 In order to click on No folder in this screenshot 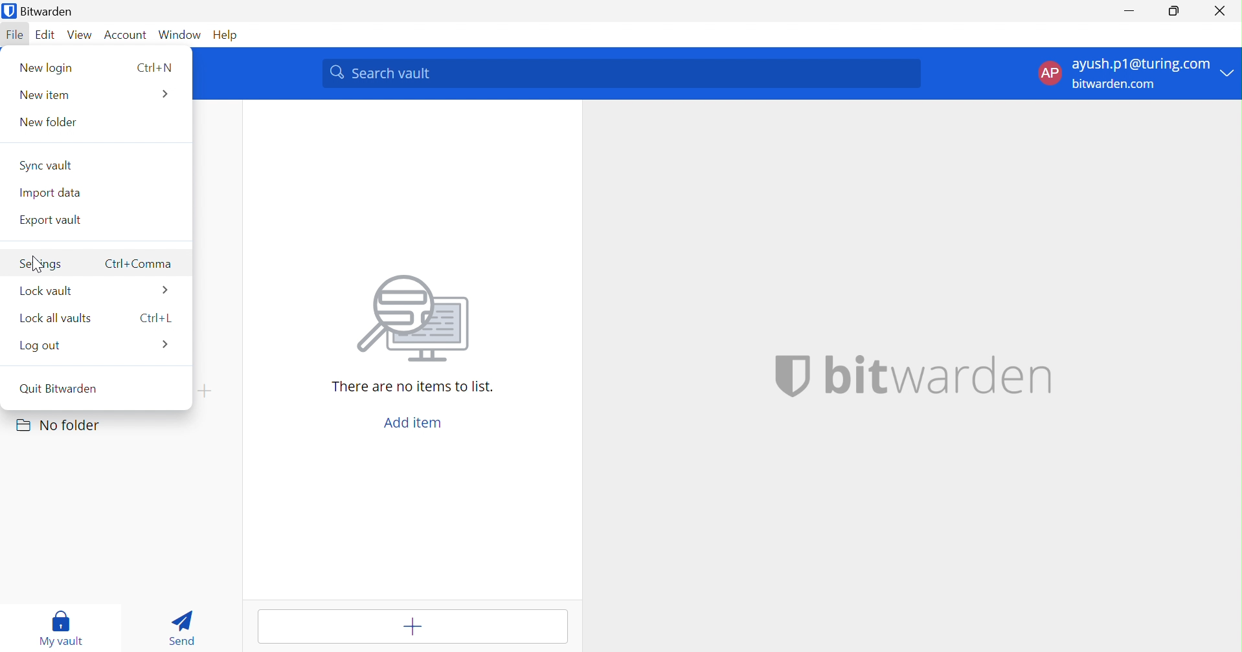, I will do `click(61, 425)`.